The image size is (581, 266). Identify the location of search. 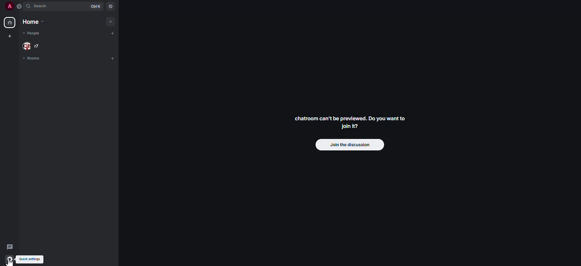
(43, 7).